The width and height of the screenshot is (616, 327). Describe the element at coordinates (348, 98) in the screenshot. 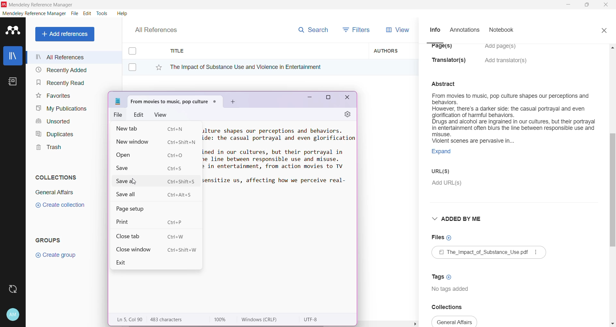

I see `Close` at that location.